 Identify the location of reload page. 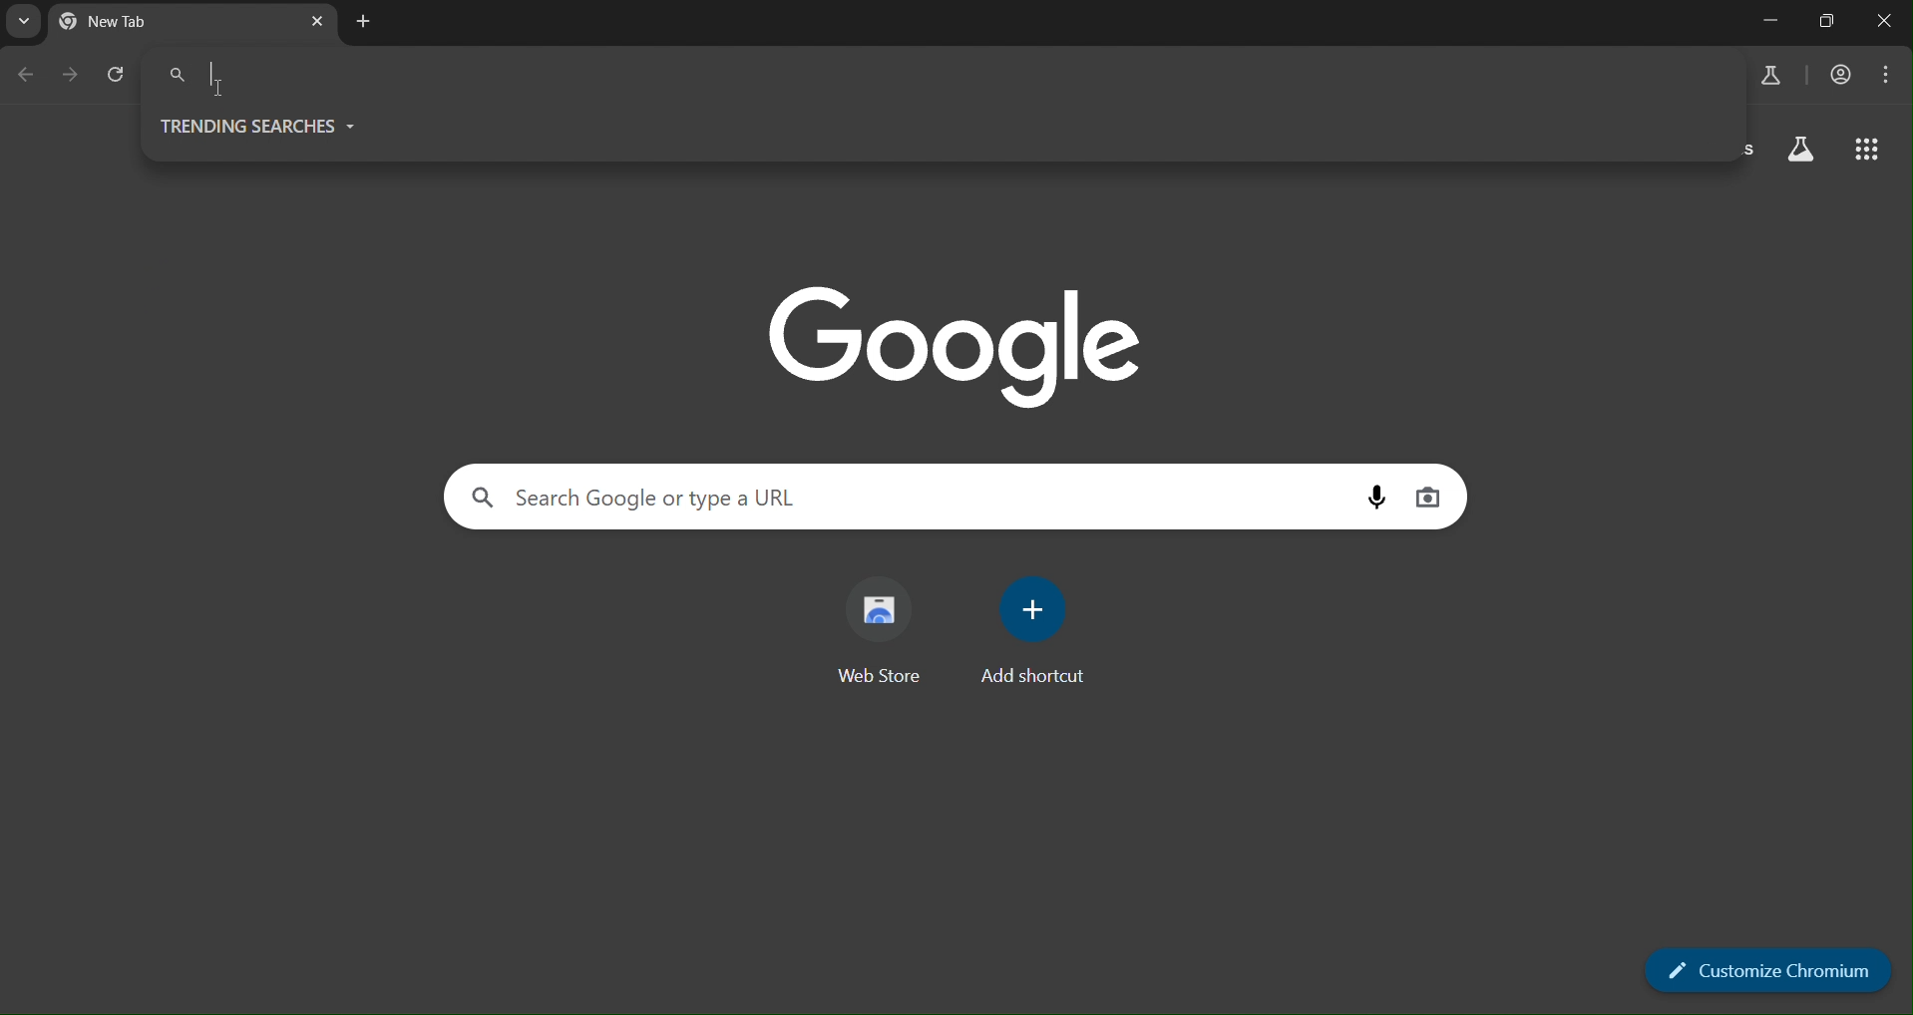
(119, 76).